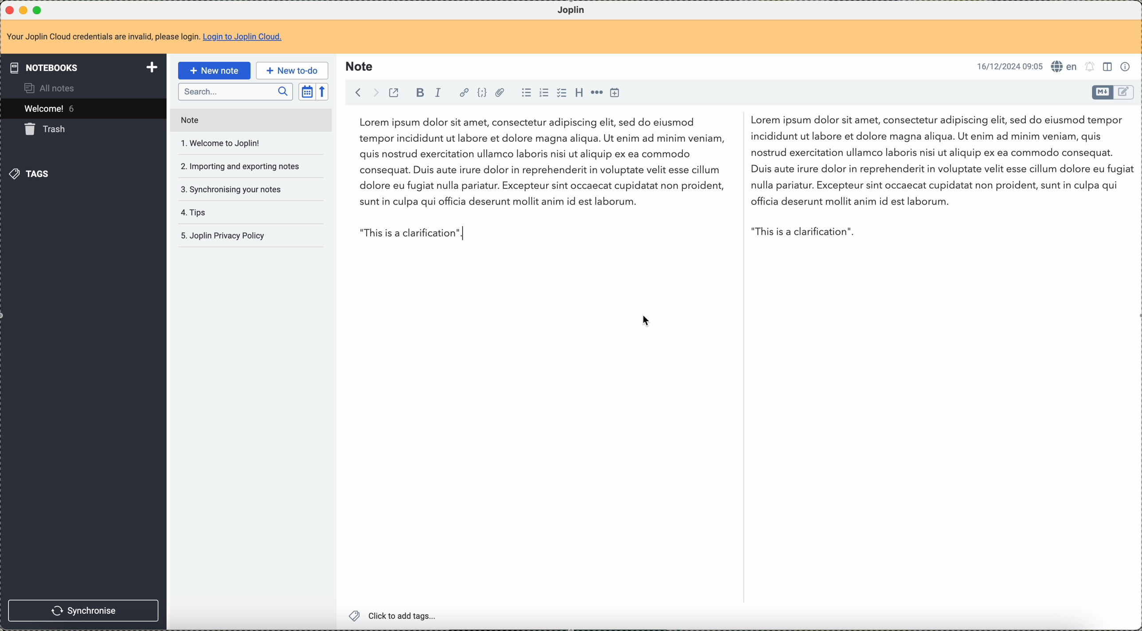 The width and height of the screenshot is (1142, 631). I want to click on note properties, so click(1127, 68).